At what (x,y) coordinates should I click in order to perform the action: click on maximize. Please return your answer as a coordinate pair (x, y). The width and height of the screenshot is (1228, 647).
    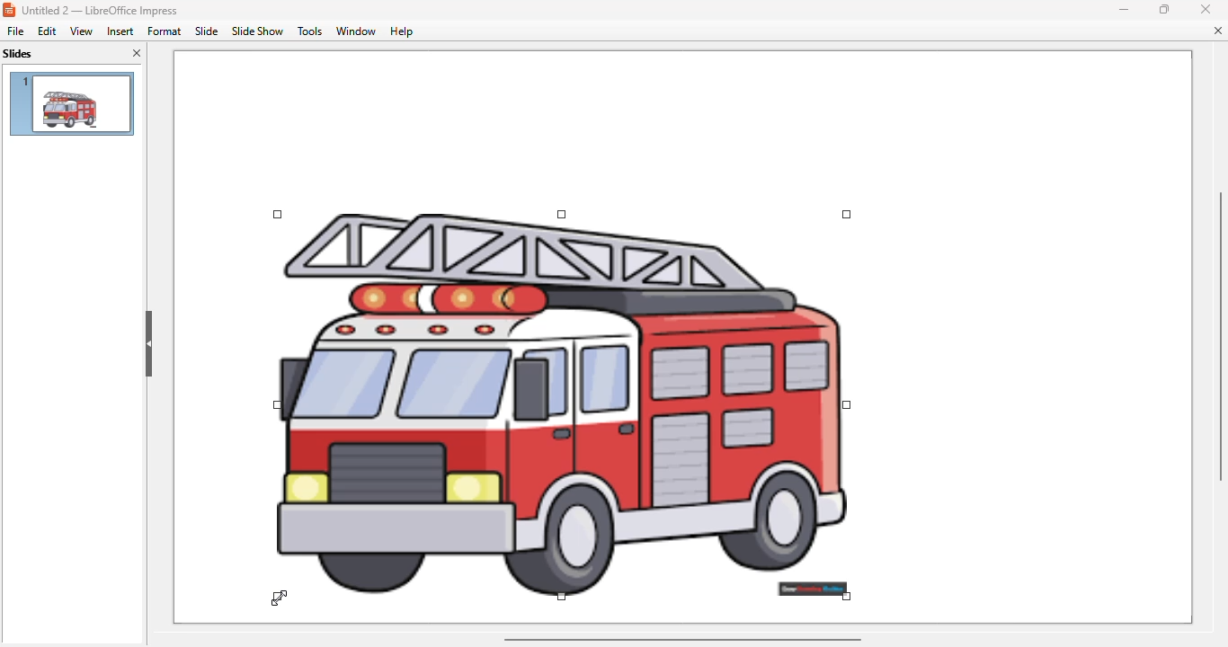
    Looking at the image, I should click on (1166, 8).